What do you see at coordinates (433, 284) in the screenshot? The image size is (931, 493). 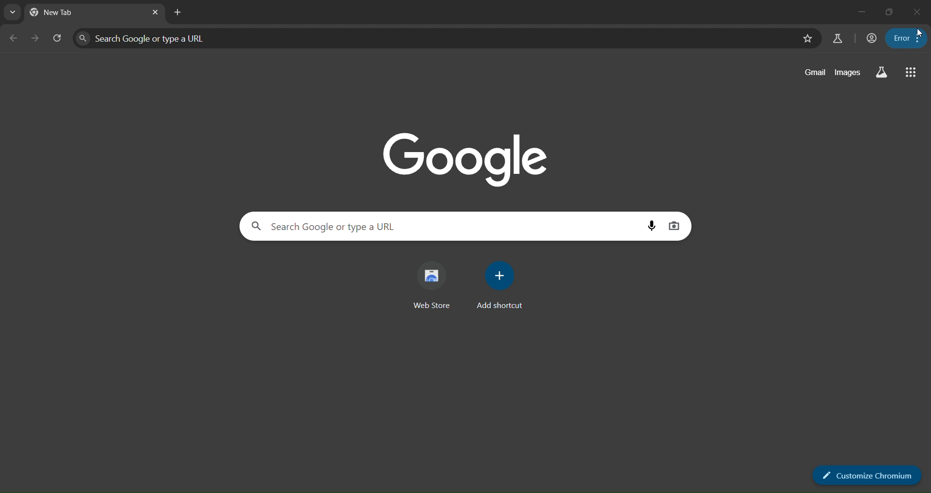 I see `web store` at bounding box center [433, 284].